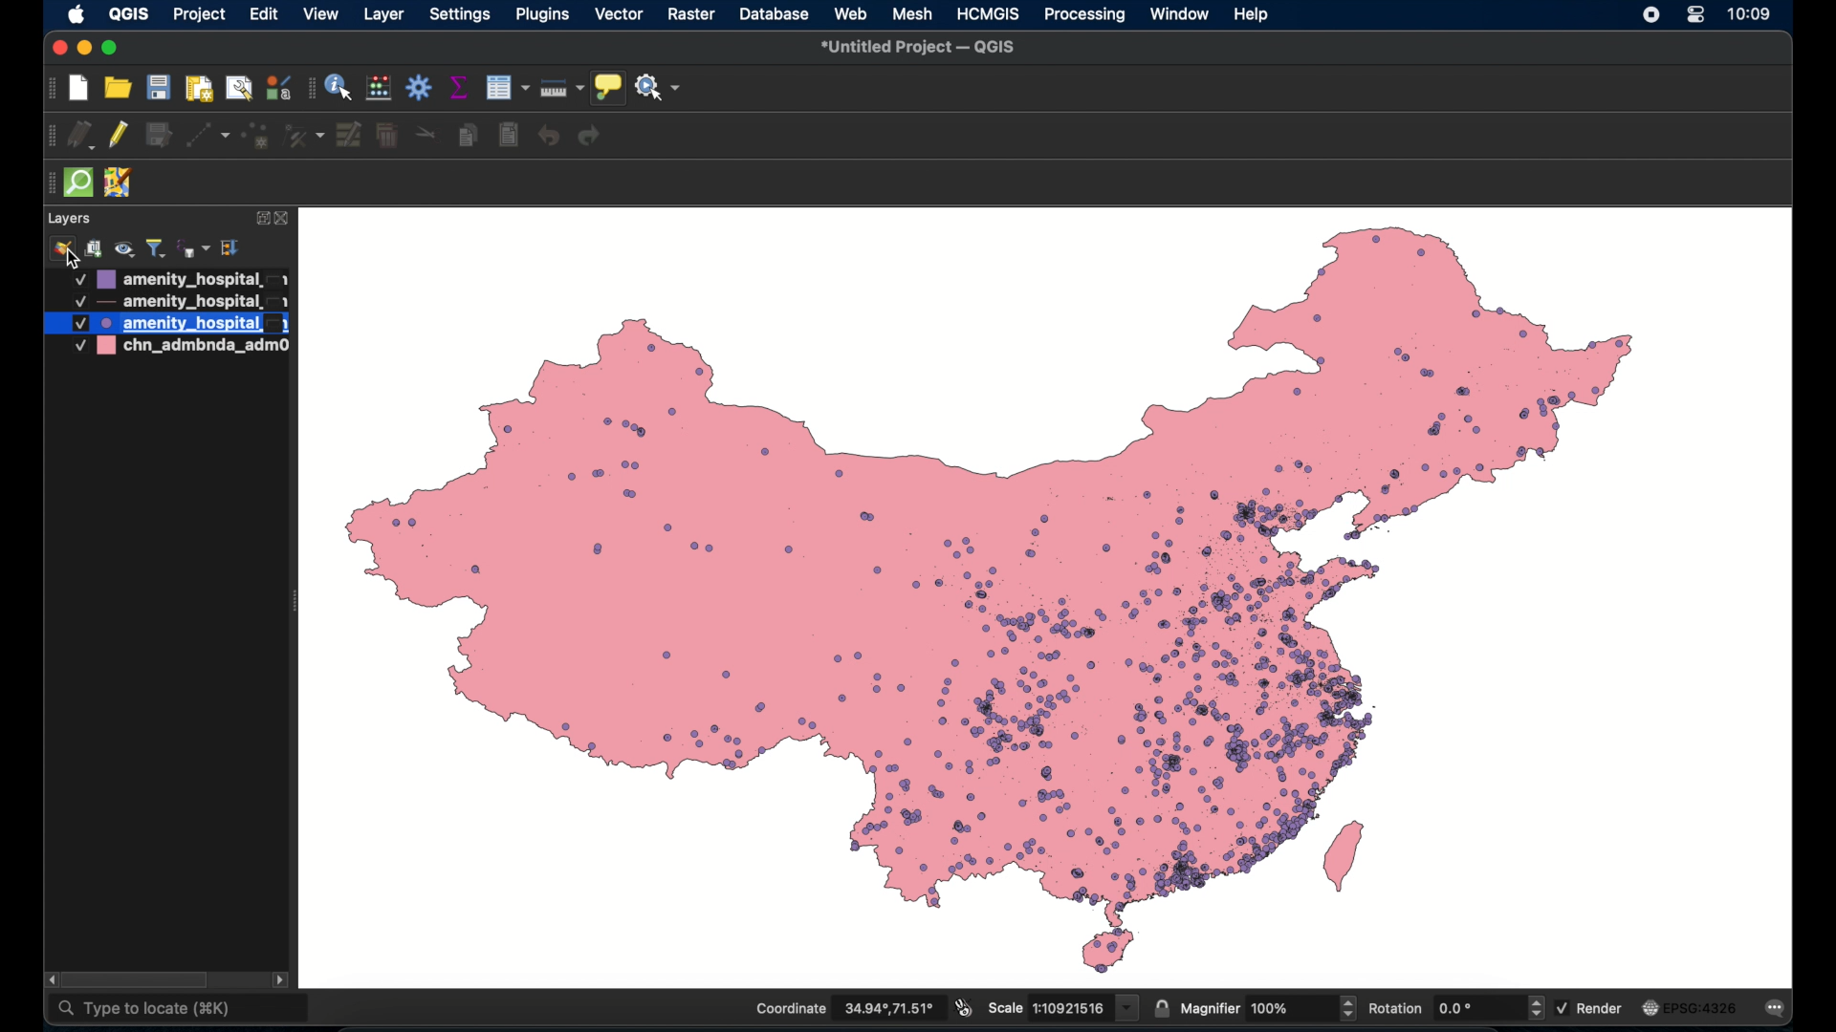  What do you see at coordinates (237, 90) in the screenshot?
I see `open layout manager` at bounding box center [237, 90].